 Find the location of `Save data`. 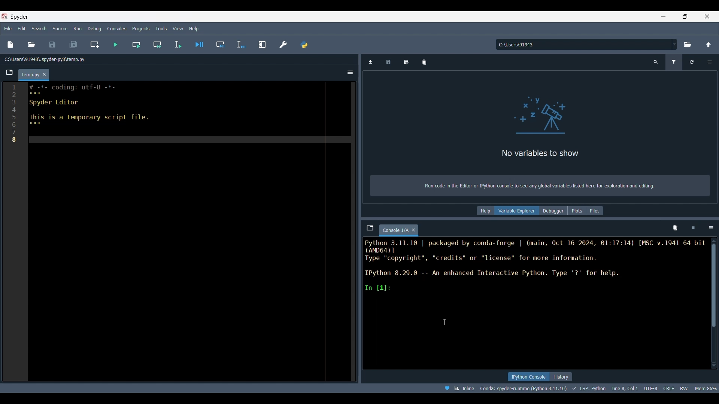

Save data is located at coordinates (388, 62).